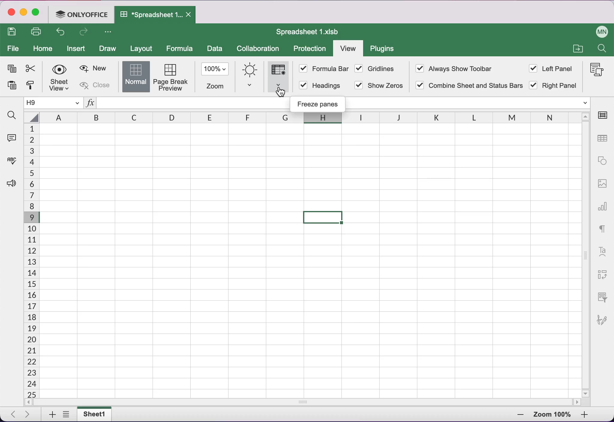 The height and width of the screenshot is (422, 614). Describe the element at coordinates (514, 416) in the screenshot. I see `zoom in` at that location.